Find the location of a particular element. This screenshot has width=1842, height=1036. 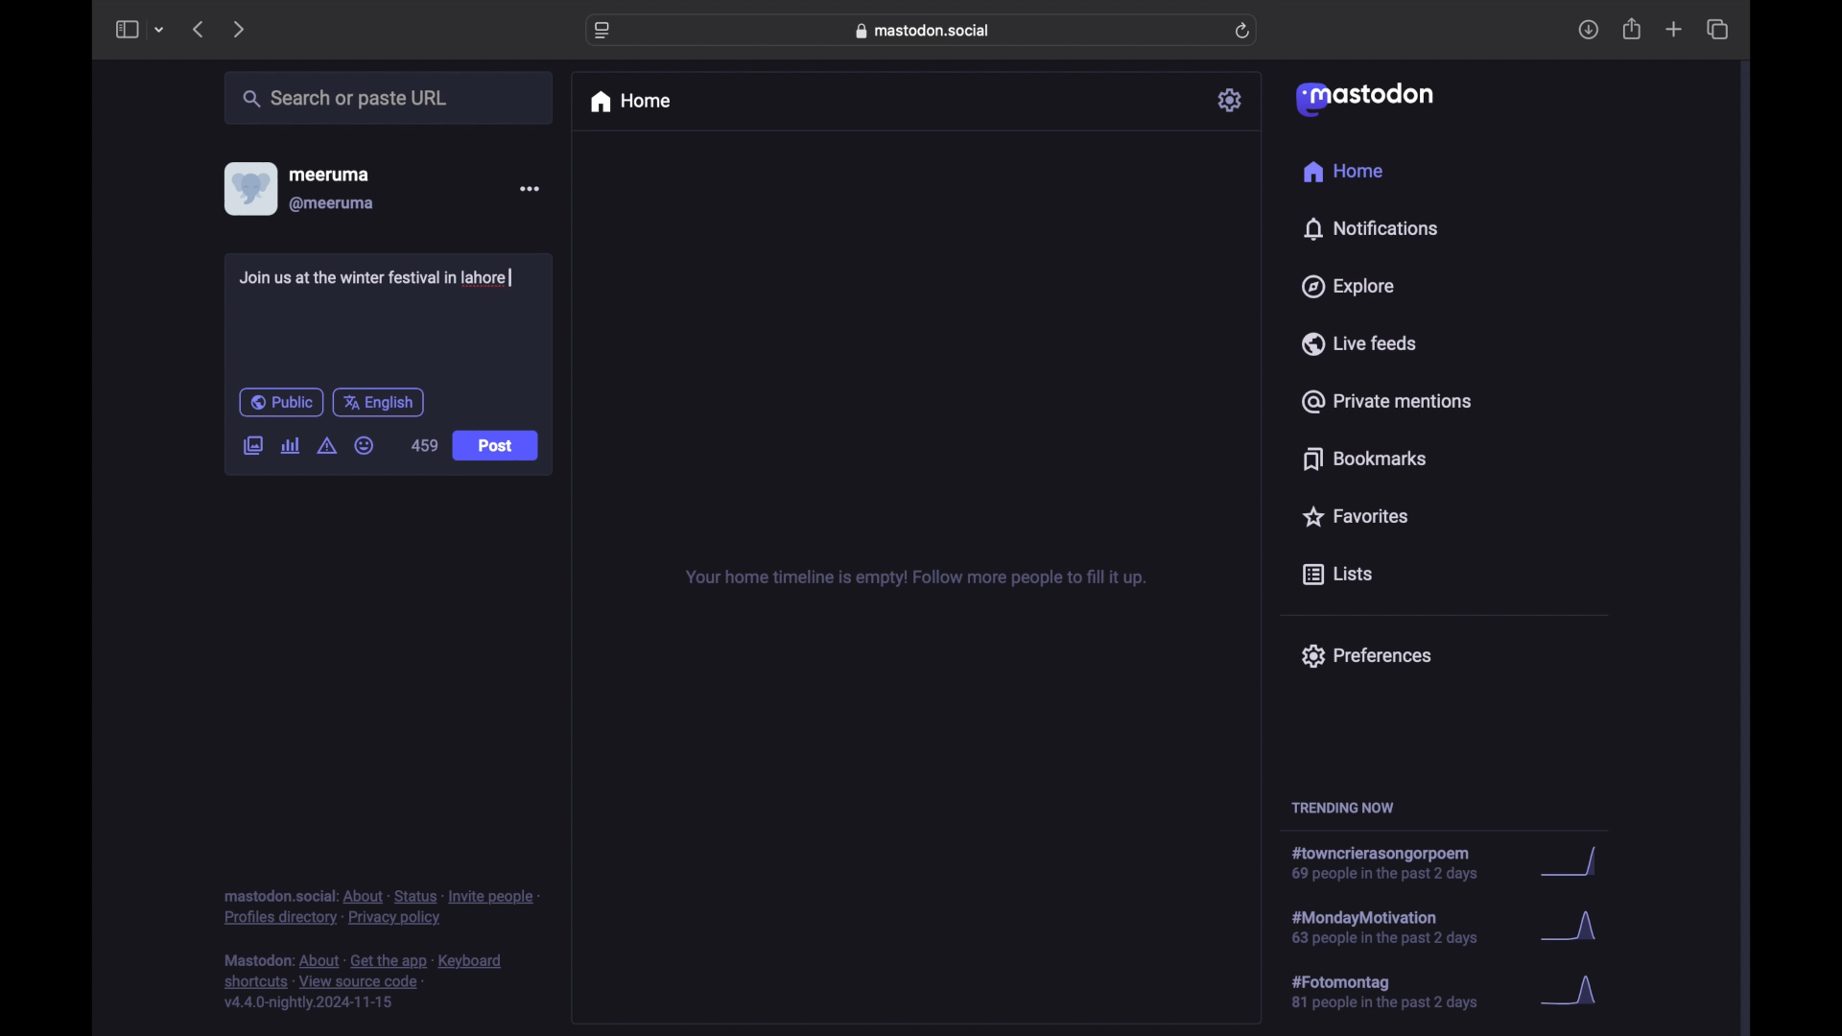

add  poll is located at coordinates (290, 445).